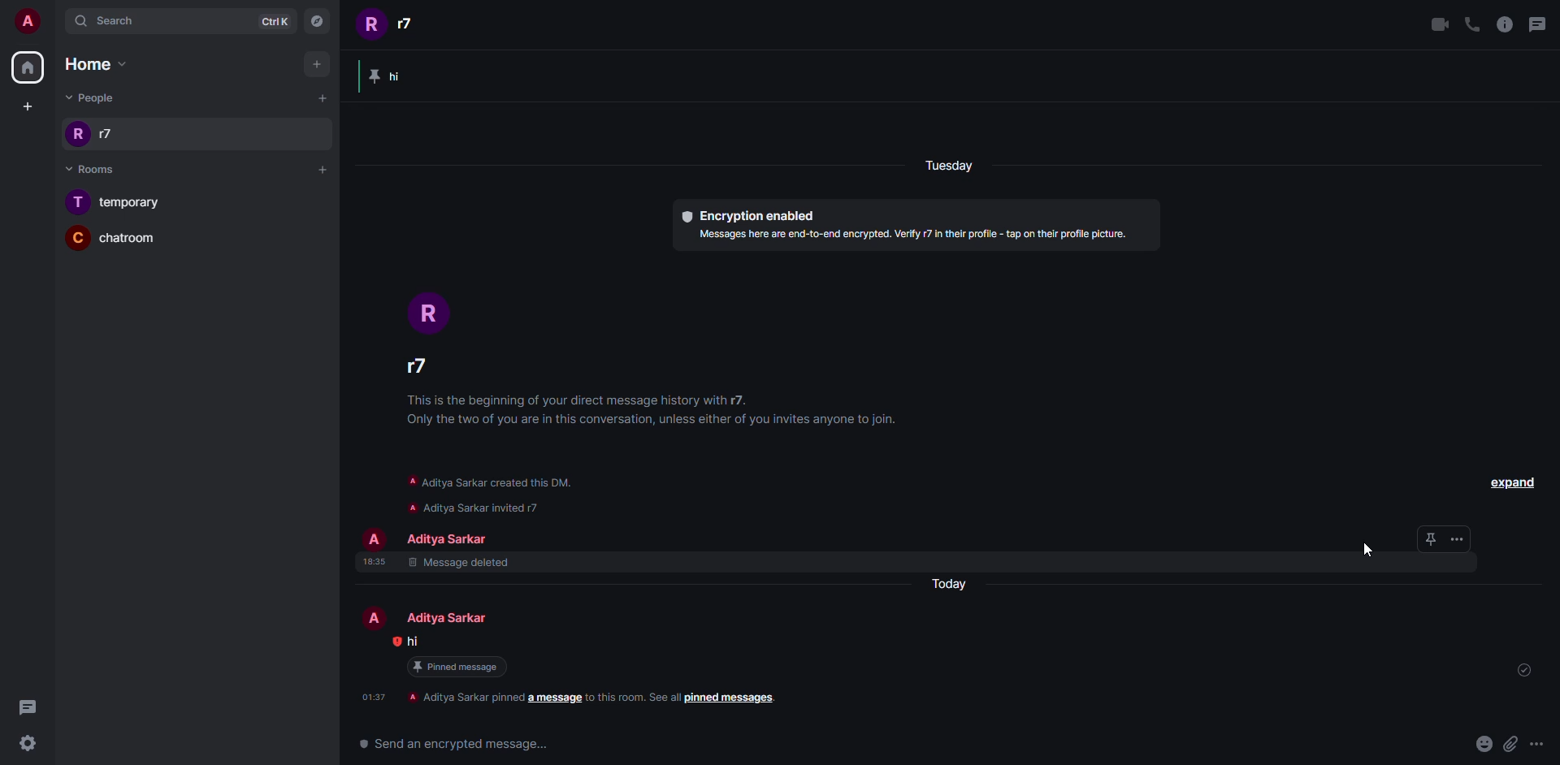 This screenshot has width=1560, height=765. Describe the element at coordinates (28, 104) in the screenshot. I see `create space` at that location.